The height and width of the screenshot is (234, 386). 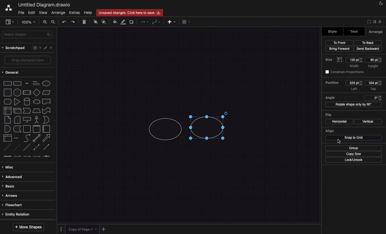 I want to click on group, so click(x=353, y=148).